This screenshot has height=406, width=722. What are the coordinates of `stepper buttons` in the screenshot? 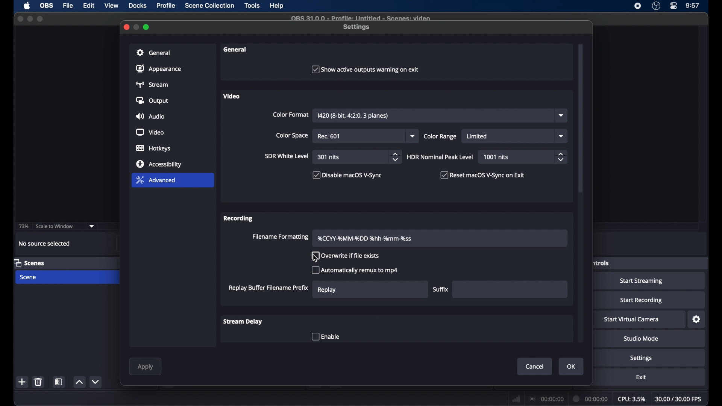 It's located at (560, 157).